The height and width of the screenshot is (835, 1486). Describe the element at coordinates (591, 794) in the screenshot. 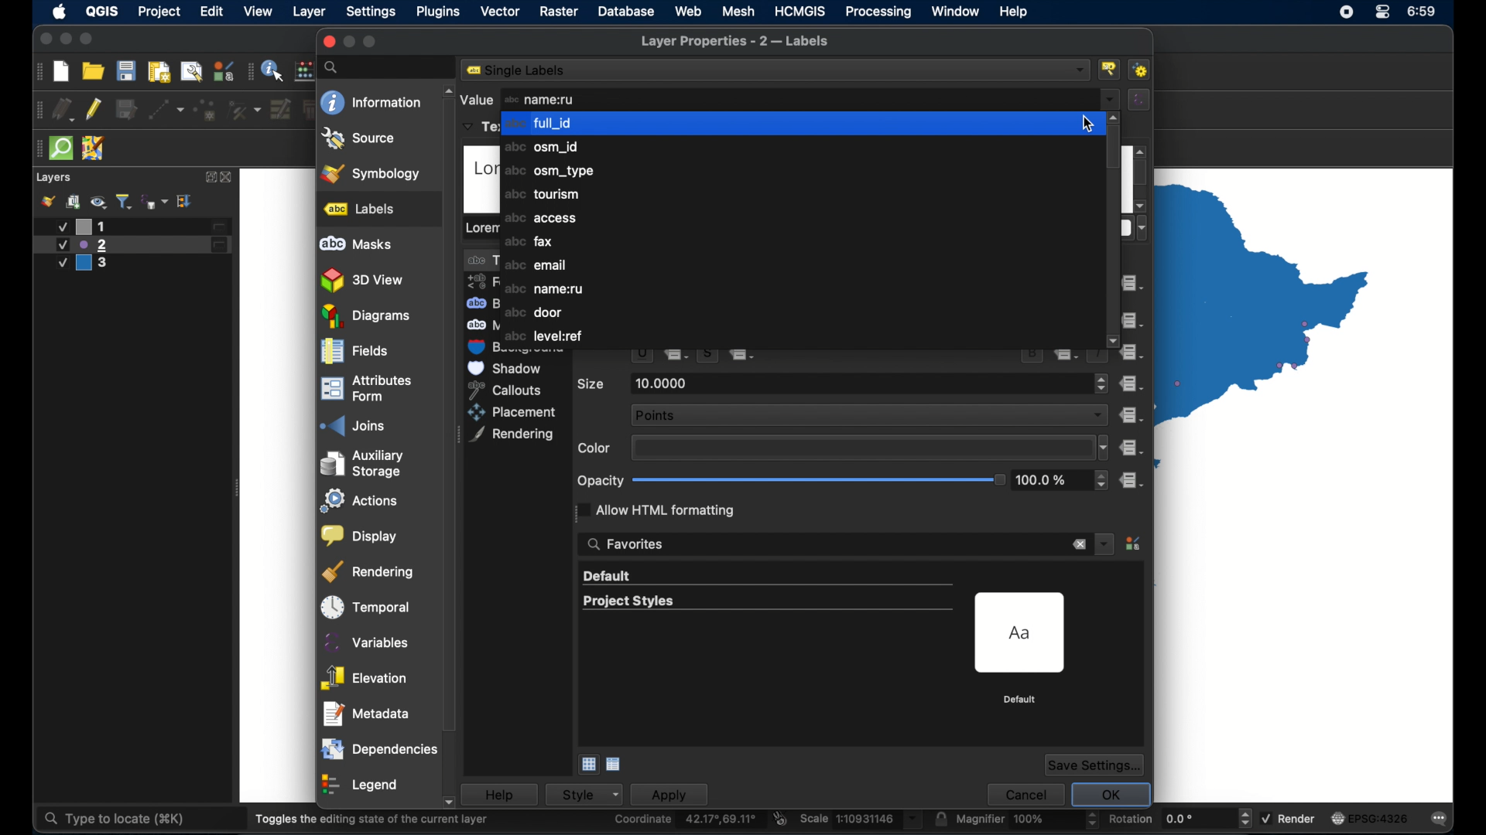

I see `style` at that location.